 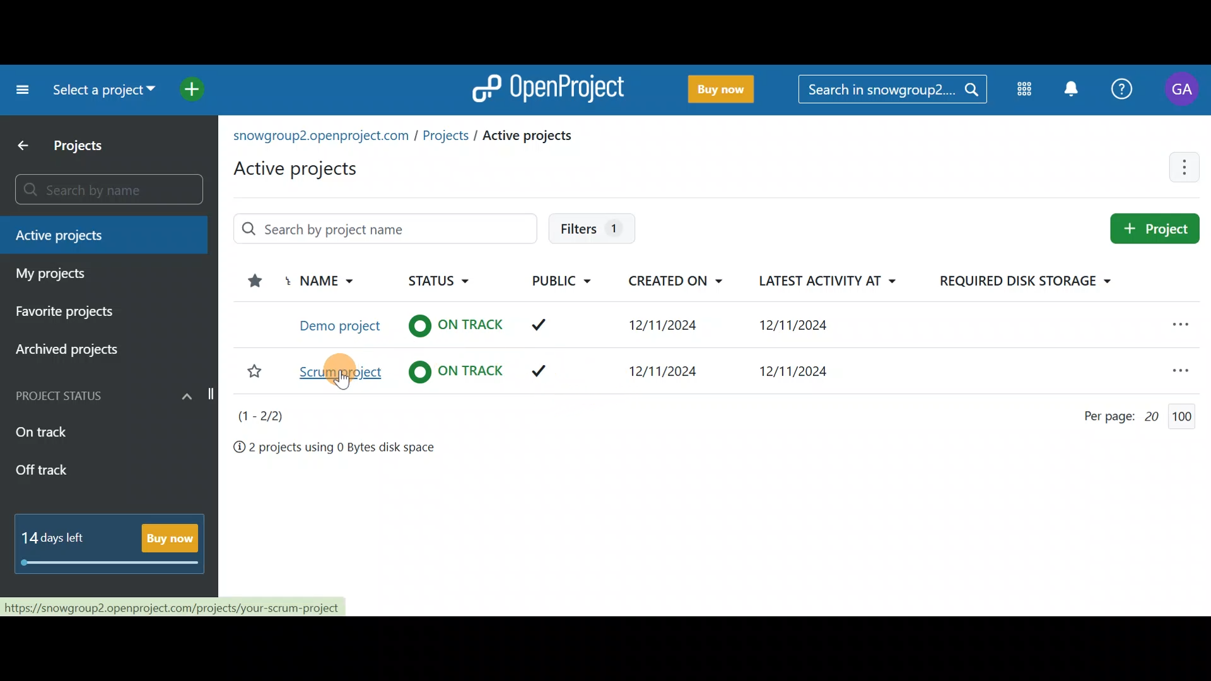 What do you see at coordinates (565, 282) in the screenshot?
I see `Sort by Public` at bounding box center [565, 282].